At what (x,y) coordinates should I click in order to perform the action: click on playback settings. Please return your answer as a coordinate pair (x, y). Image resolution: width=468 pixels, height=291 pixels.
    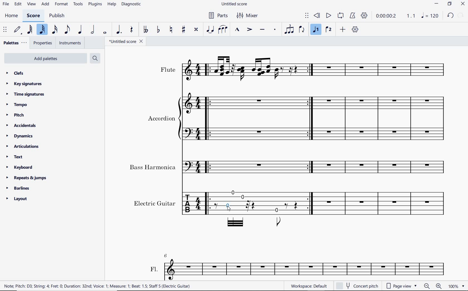
    Looking at the image, I should click on (364, 16).